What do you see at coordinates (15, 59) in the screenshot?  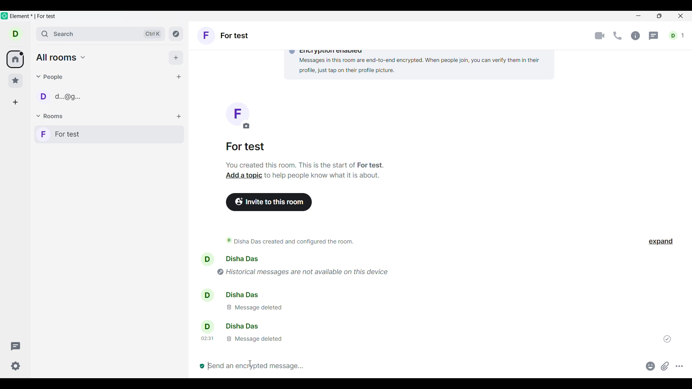 I see `All rooms` at bounding box center [15, 59].